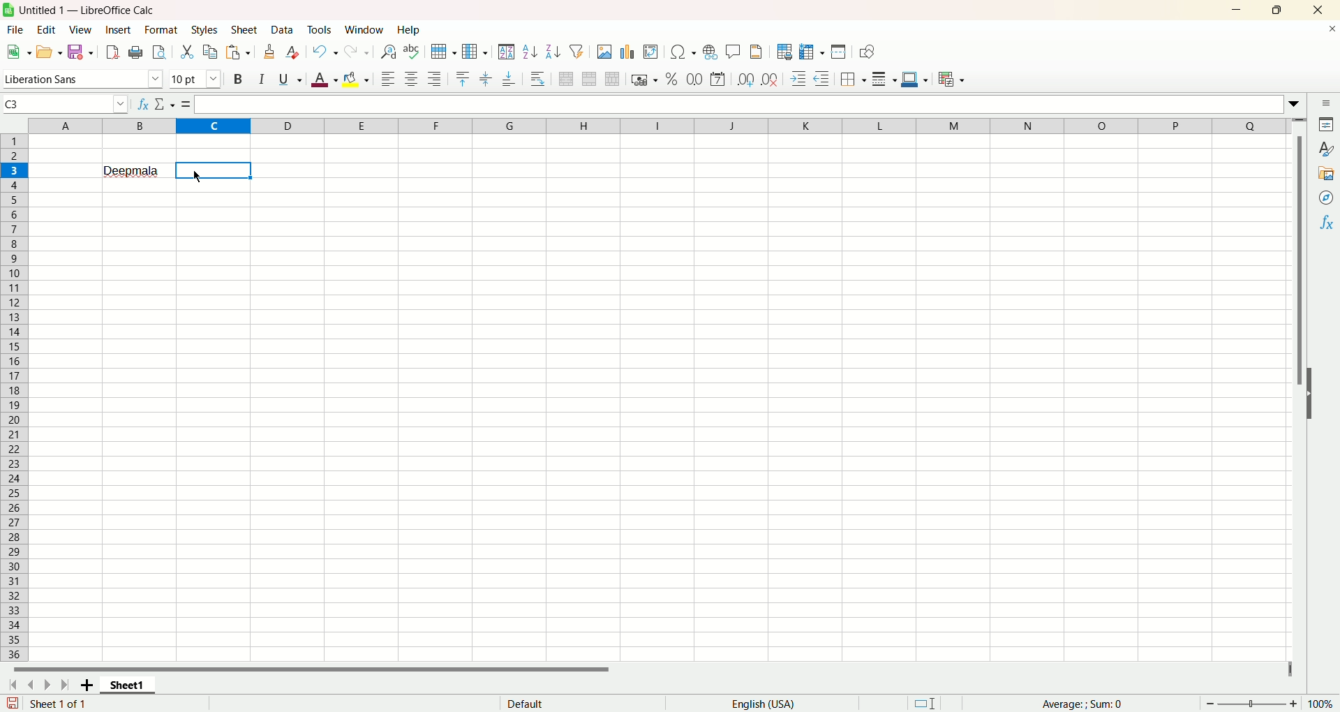 This screenshot has height=712, width=1340. What do you see at coordinates (1324, 198) in the screenshot?
I see `Navigator` at bounding box center [1324, 198].